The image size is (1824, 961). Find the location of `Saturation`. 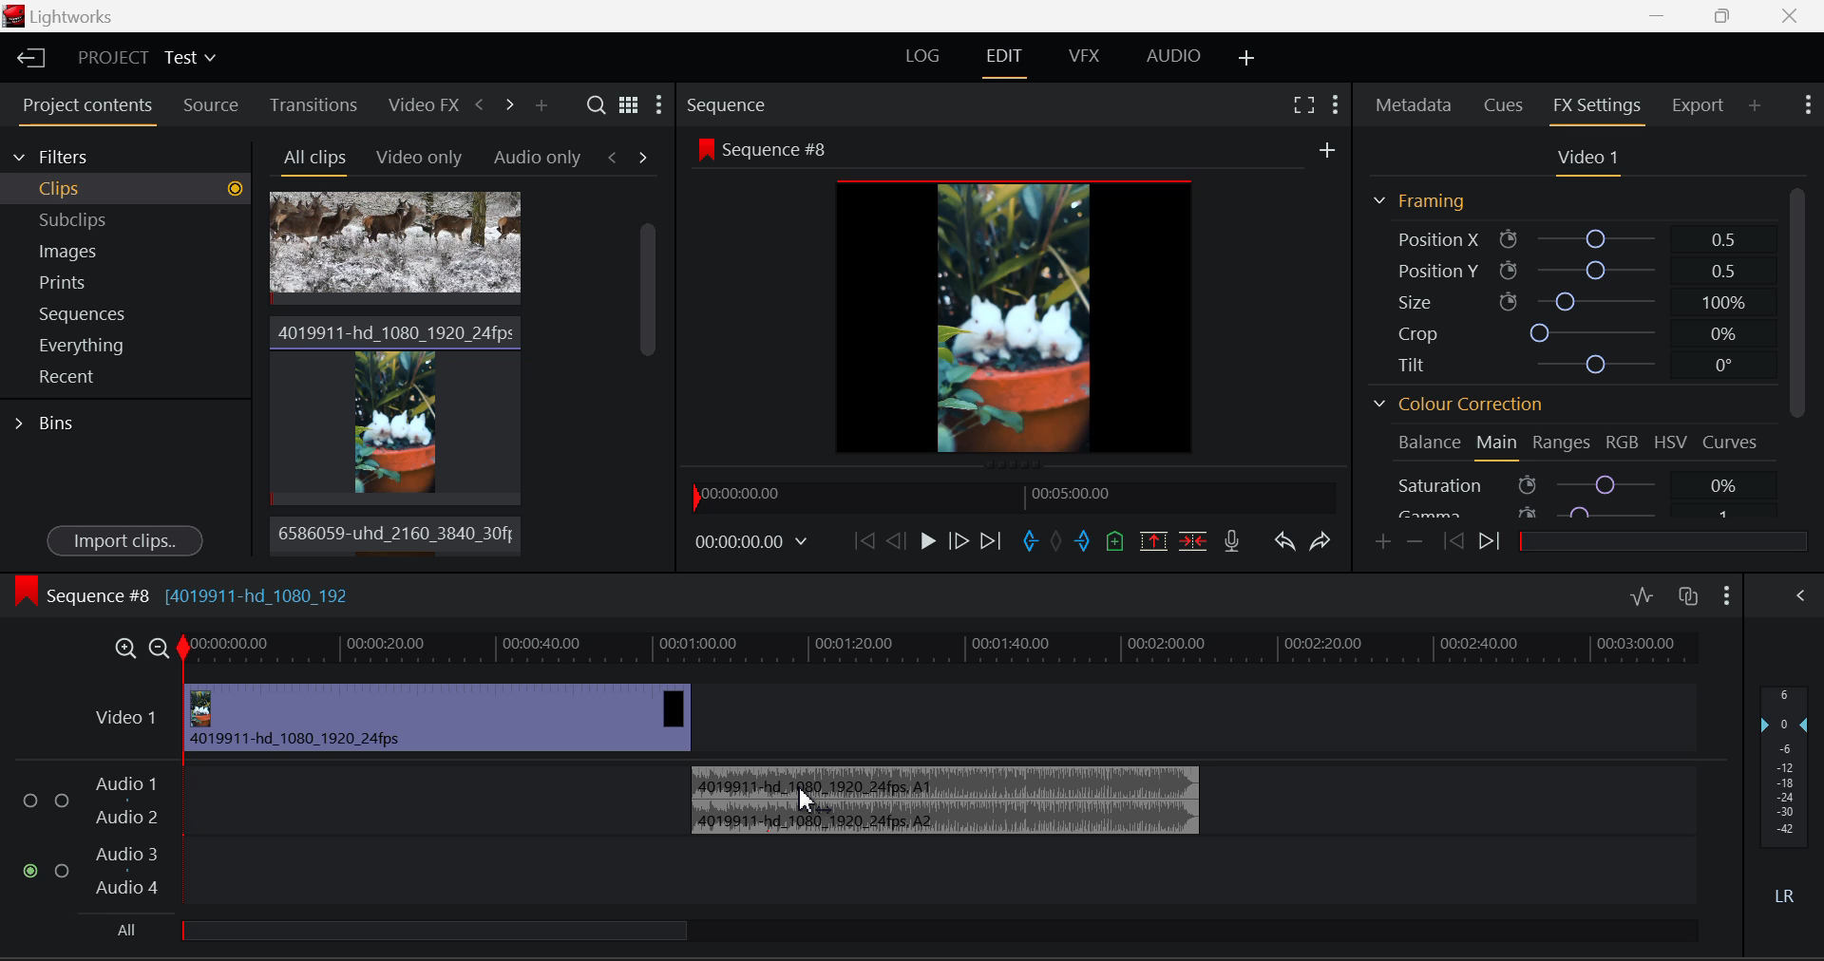

Saturation is located at coordinates (1580, 484).